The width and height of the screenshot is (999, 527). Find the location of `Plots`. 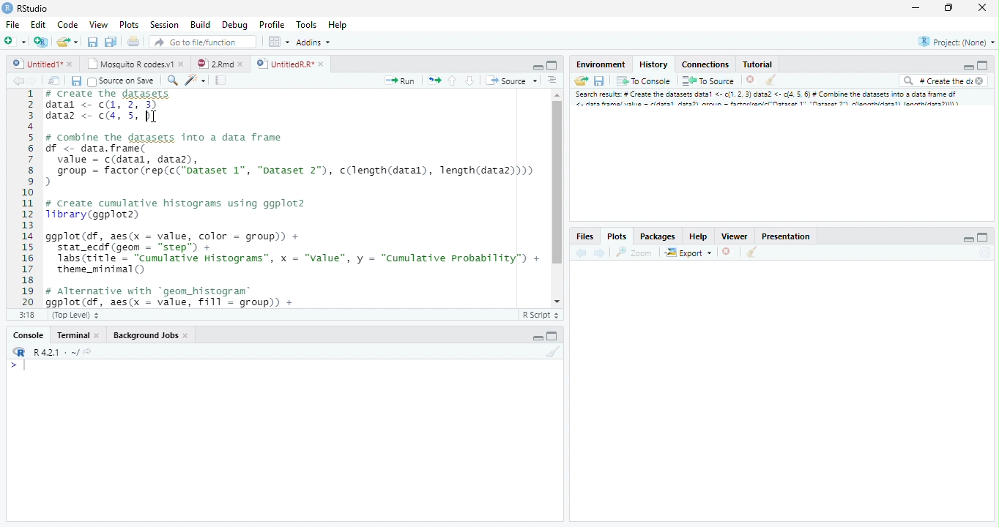

Plots is located at coordinates (616, 236).